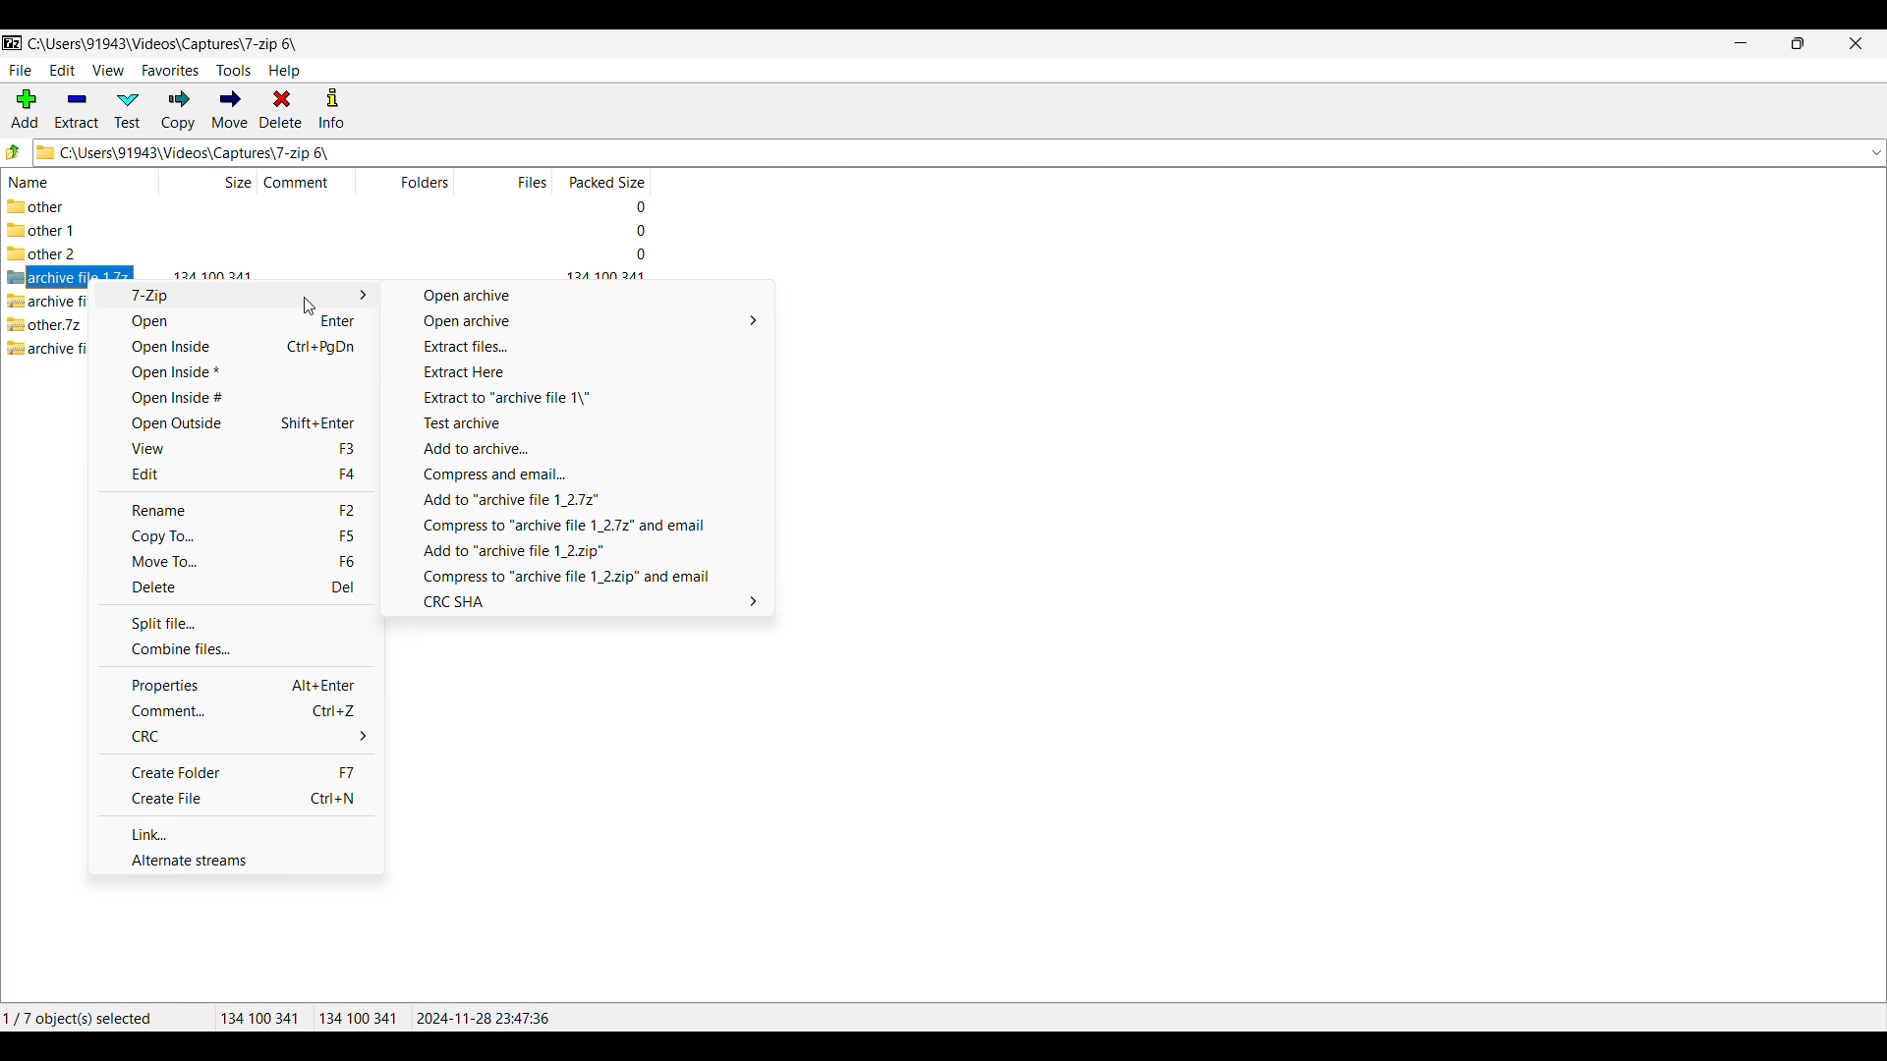  What do you see at coordinates (236, 711) in the screenshot?
I see `Comment` at bounding box center [236, 711].